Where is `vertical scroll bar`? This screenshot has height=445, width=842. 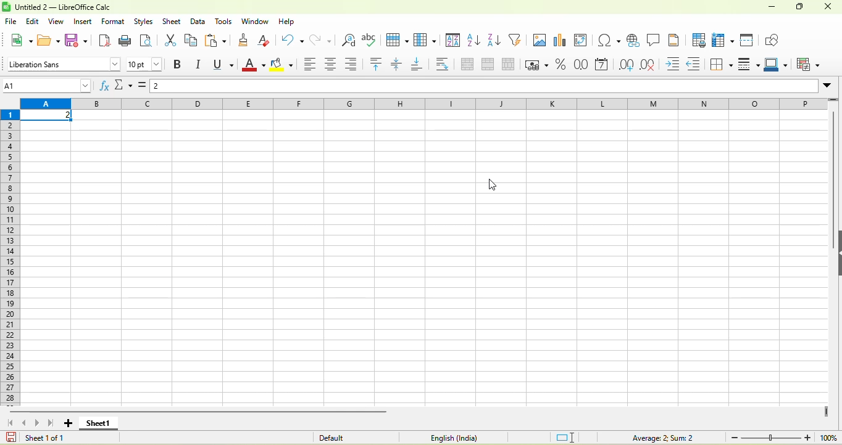 vertical scroll bar is located at coordinates (836, 169).